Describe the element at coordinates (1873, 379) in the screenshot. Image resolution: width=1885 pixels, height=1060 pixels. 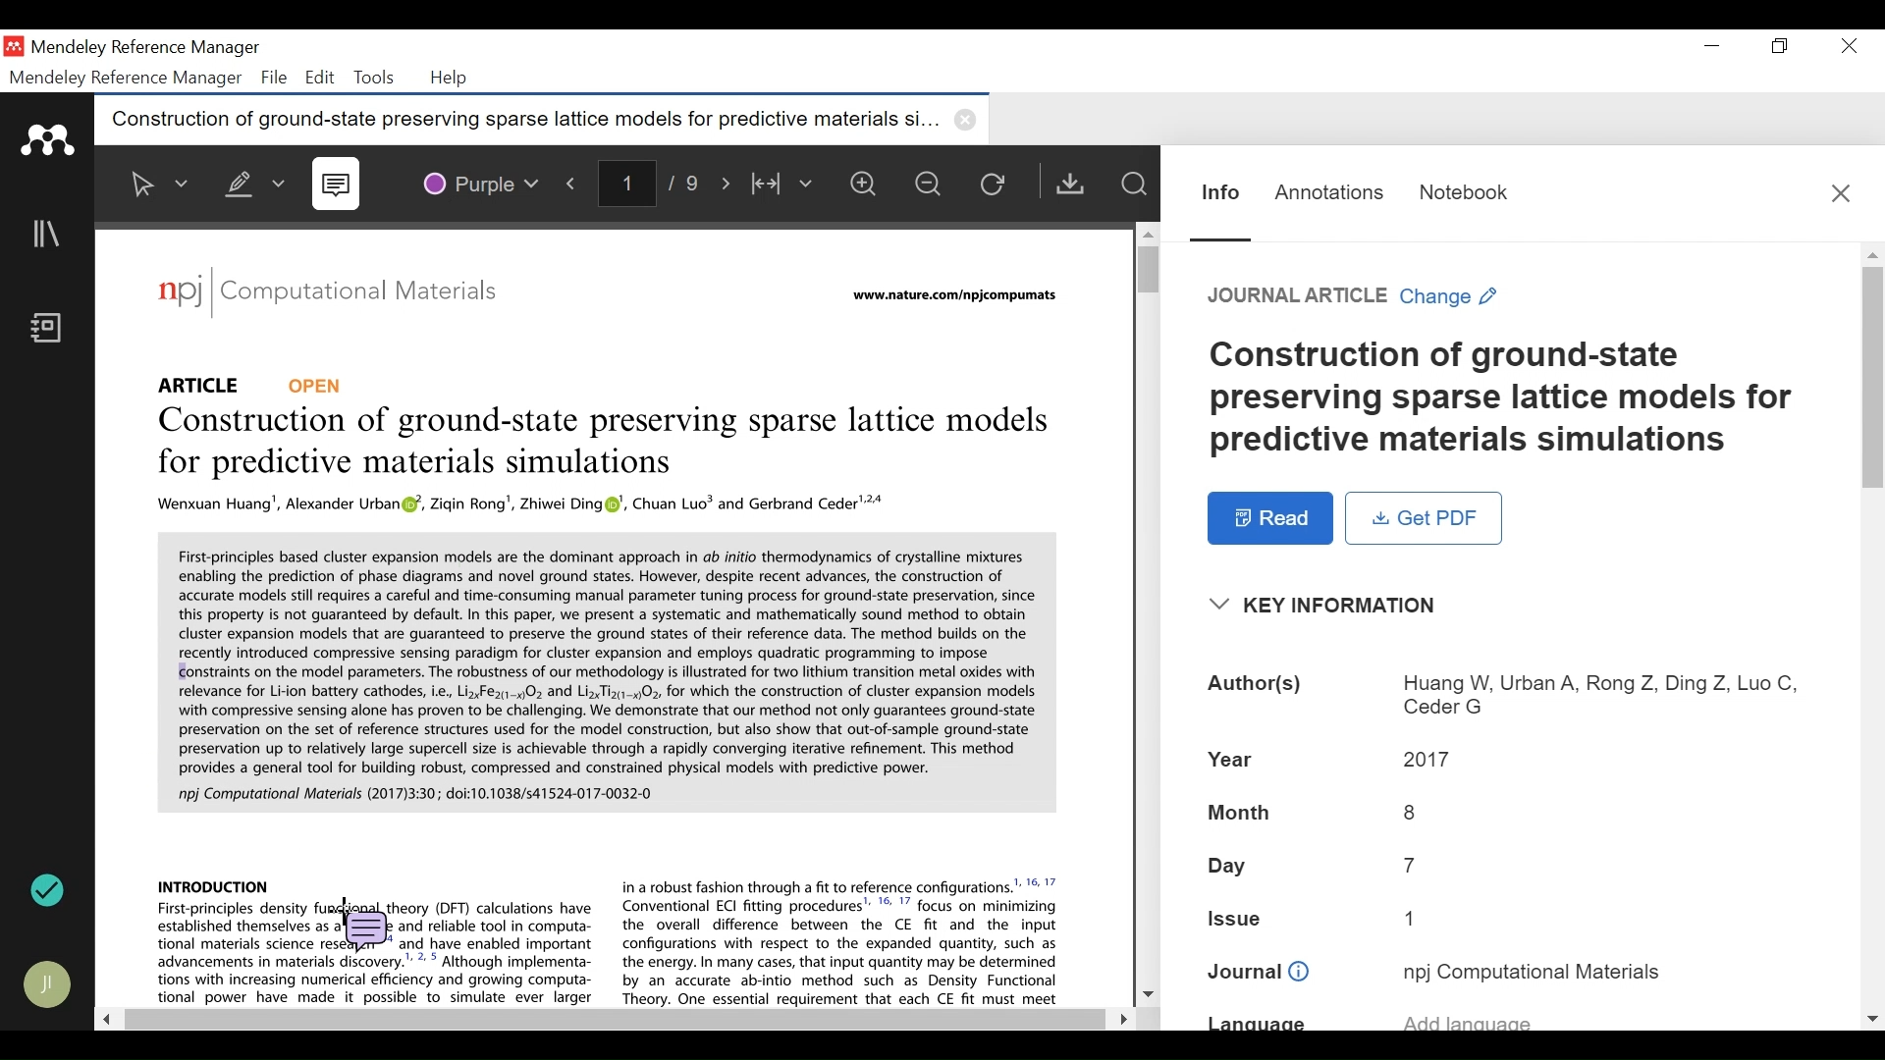
I see `Vertical Scroll bar` at that location.